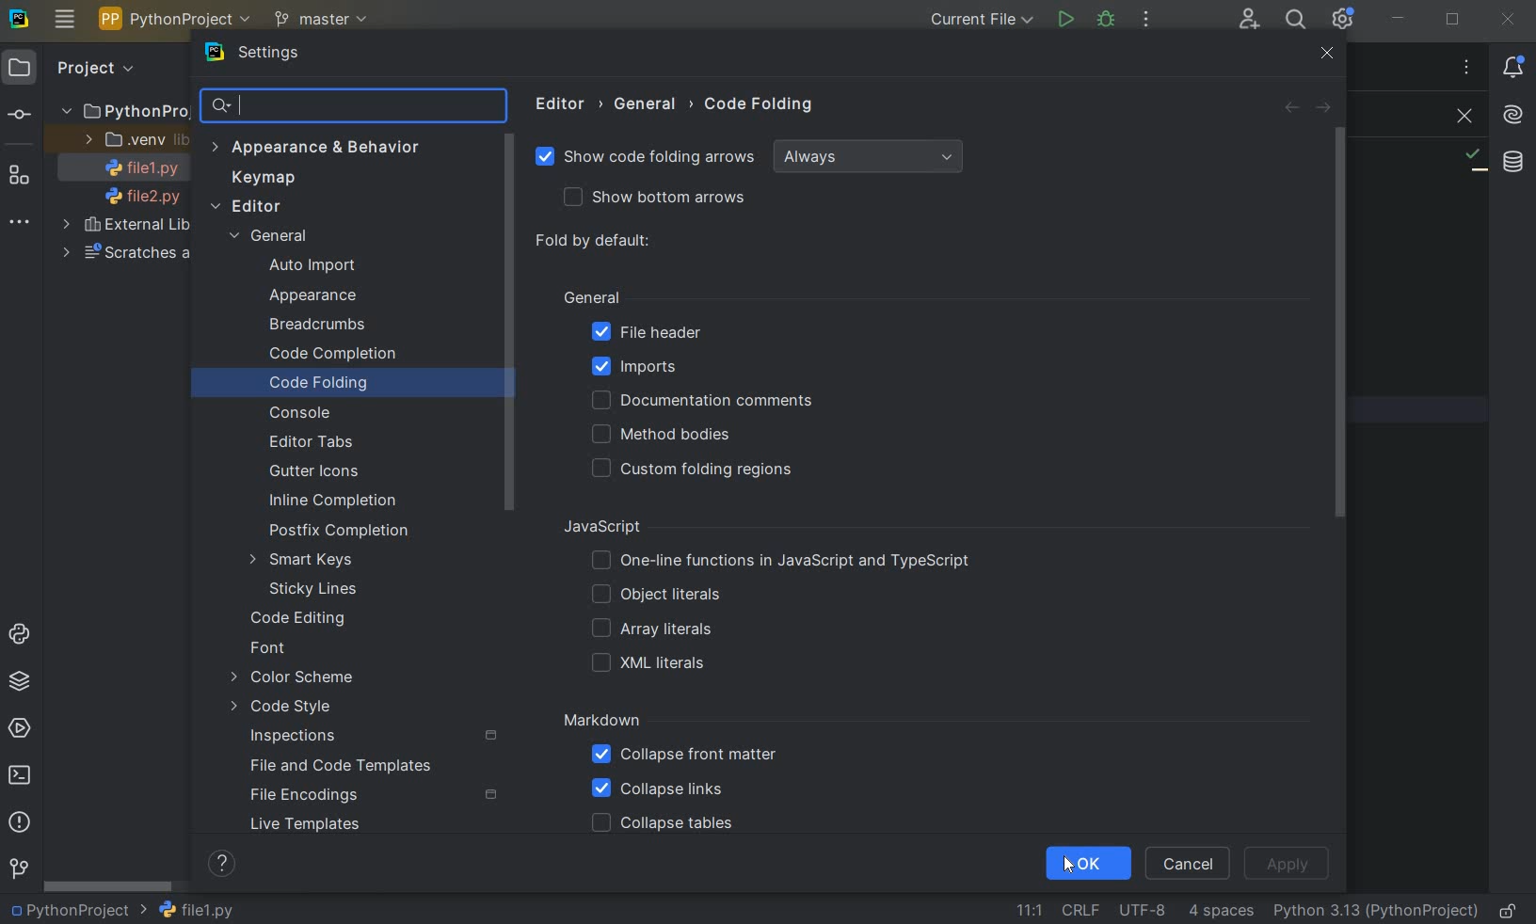  I want to click on SHOW CODE FOLDING ARROWS Selected, so click(648, 159).